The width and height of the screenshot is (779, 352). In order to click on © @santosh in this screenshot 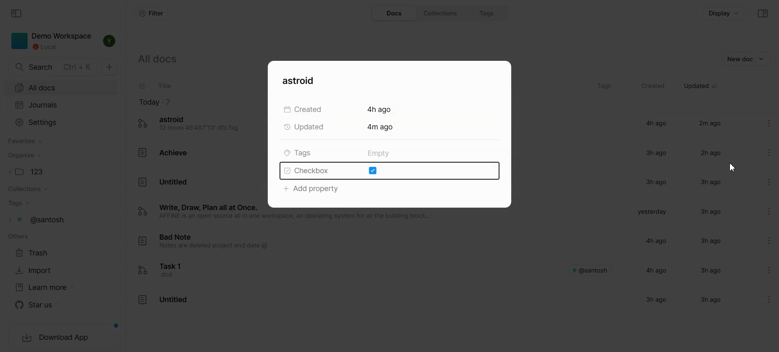, I will do `click(590, 270)`.